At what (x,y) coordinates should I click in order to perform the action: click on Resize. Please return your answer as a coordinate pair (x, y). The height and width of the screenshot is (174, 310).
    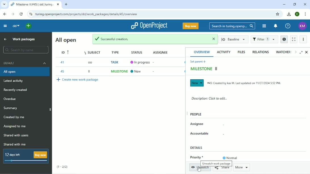
    Looking at the image, I should click on (187, 113).